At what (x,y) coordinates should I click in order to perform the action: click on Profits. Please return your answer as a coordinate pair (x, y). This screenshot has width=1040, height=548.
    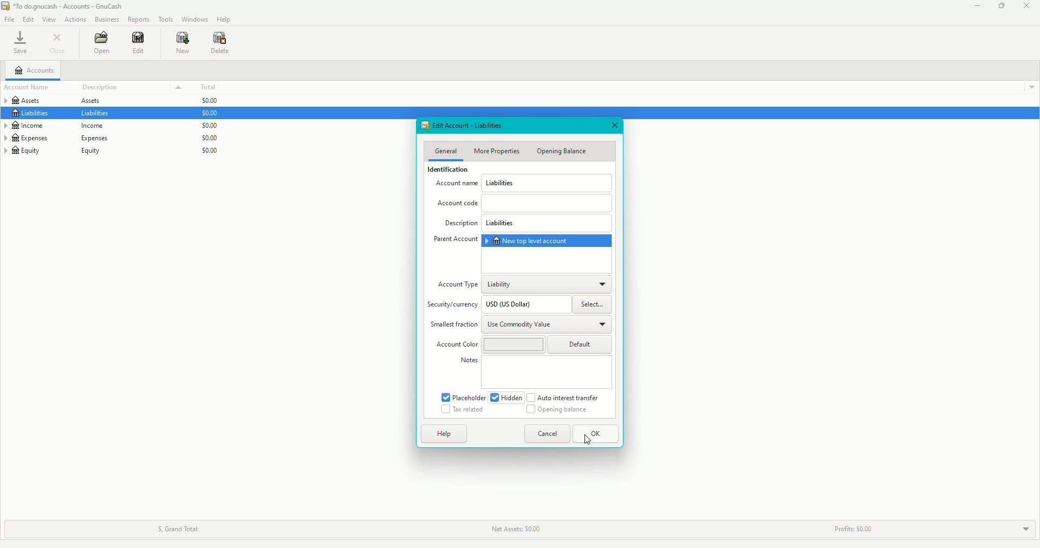
    Looking at the image, I should click on (851, 529).